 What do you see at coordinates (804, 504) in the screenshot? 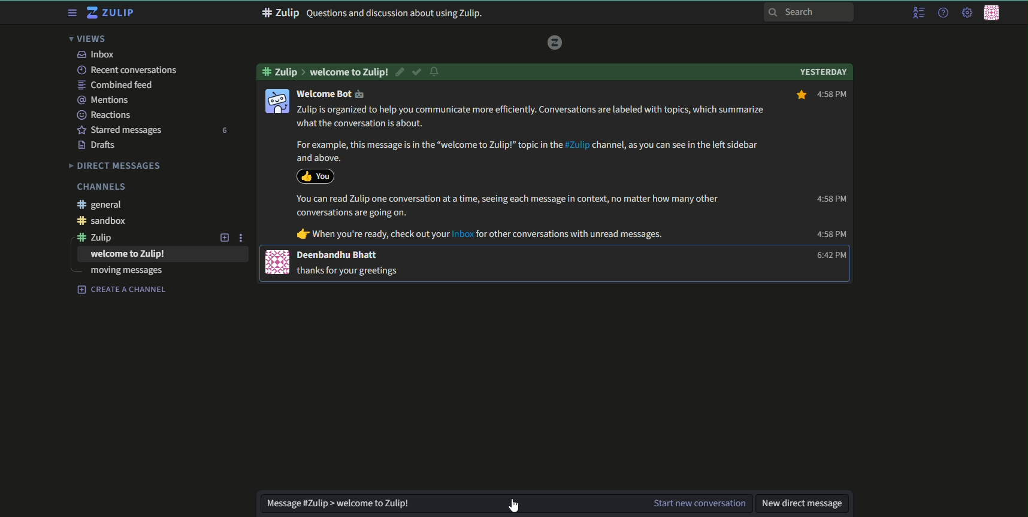
I see `New direct message` at bounding box center [804, 504].